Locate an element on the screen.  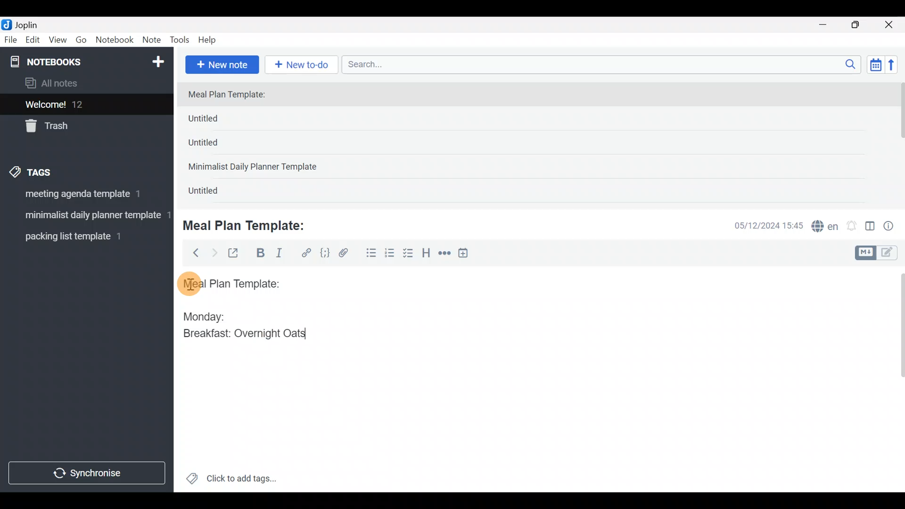
View is located at coordinates (58, 41).